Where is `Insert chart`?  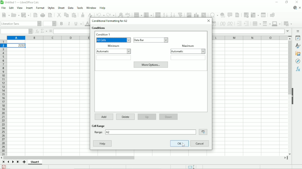
Insert chart is located at coordinates (196, 15).